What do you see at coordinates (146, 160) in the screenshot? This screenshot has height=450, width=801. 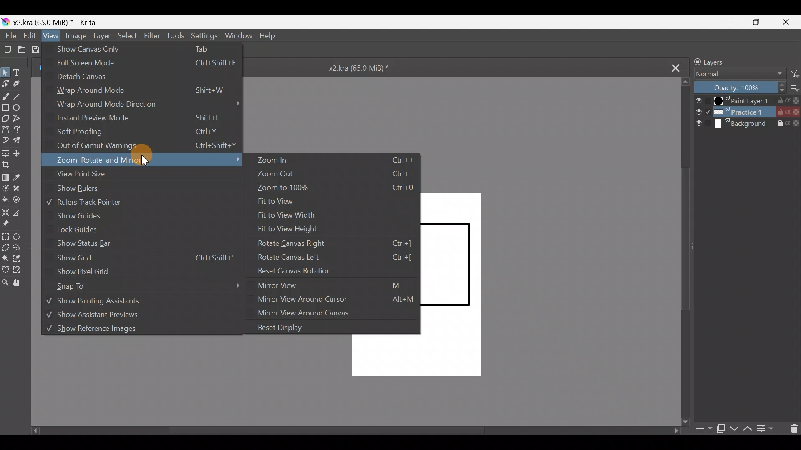 I see `Zoom, rotate and mirror` at bounding box center [146, 160].